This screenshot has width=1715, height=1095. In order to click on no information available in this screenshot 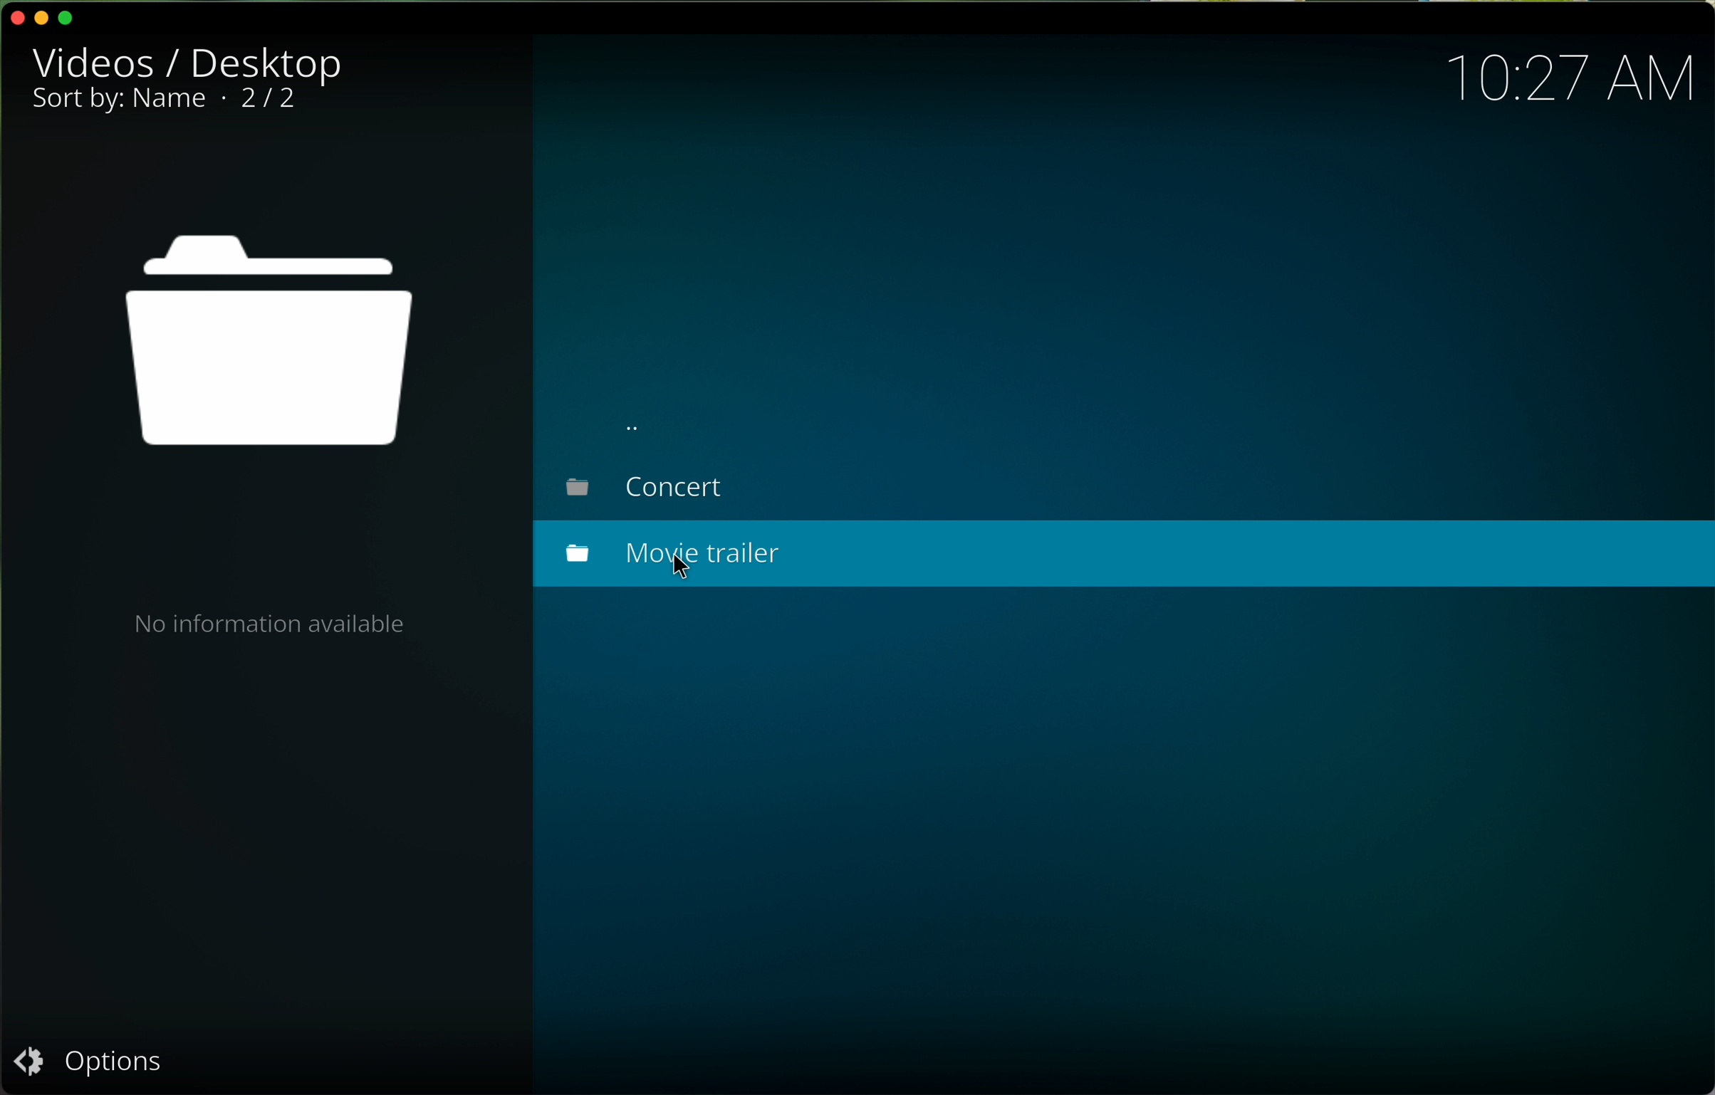, I will do `click(267, 623)`.